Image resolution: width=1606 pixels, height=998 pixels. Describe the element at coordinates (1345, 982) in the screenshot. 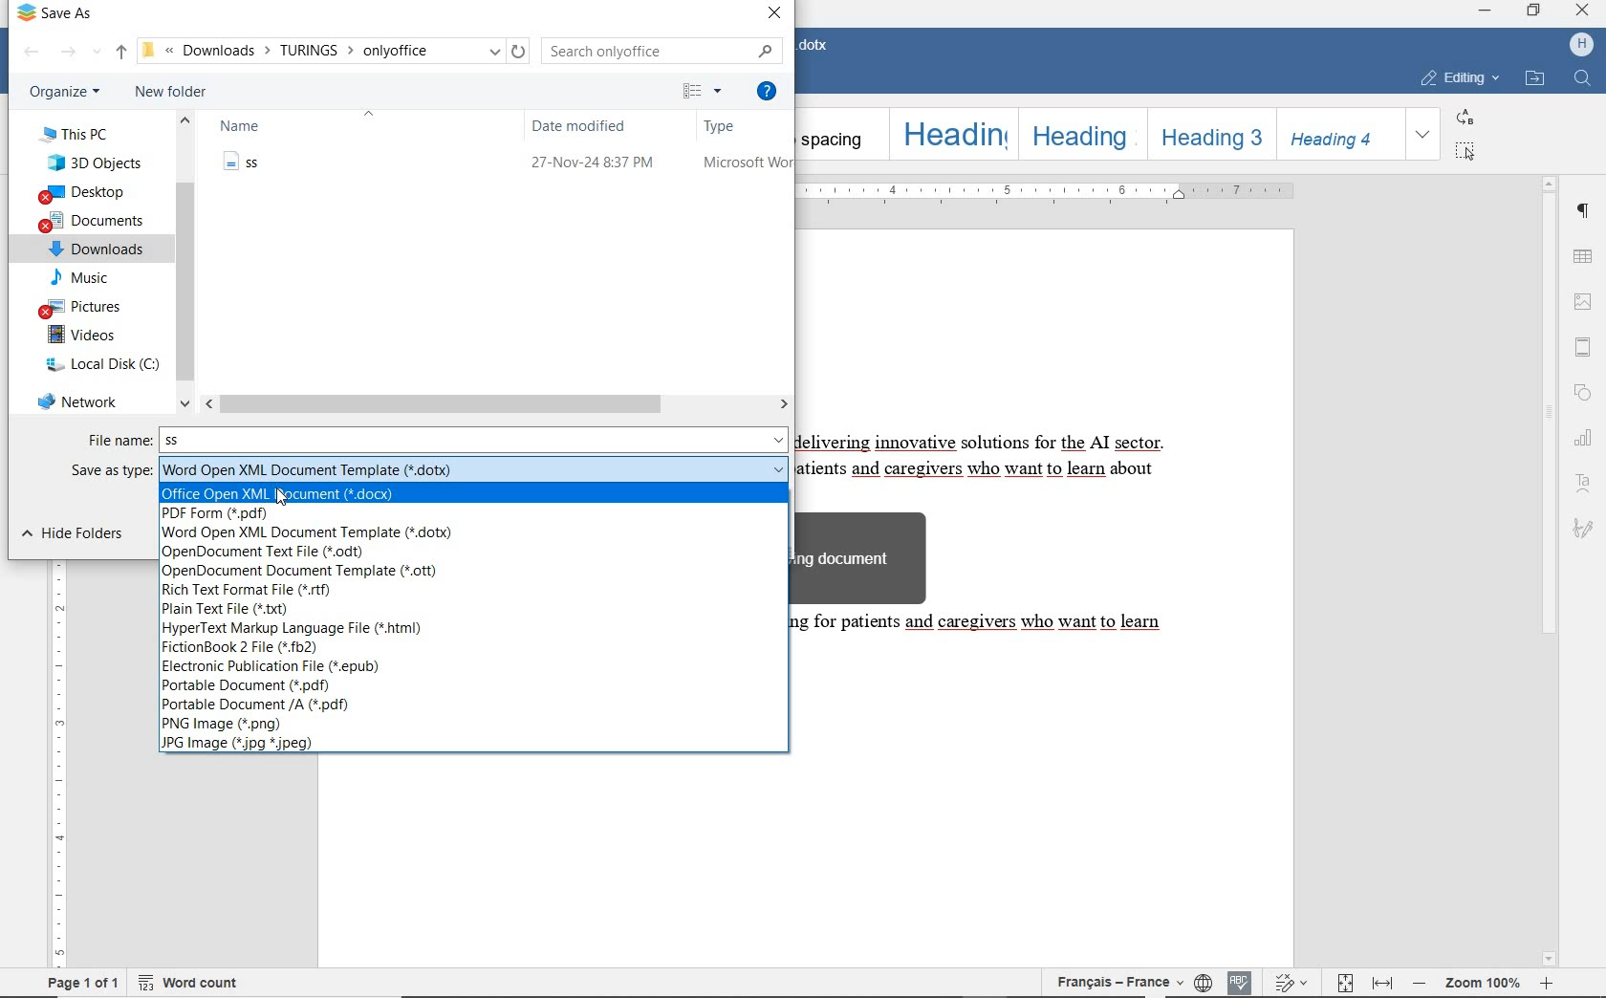

I see `FIT TO PAGE` at that location.